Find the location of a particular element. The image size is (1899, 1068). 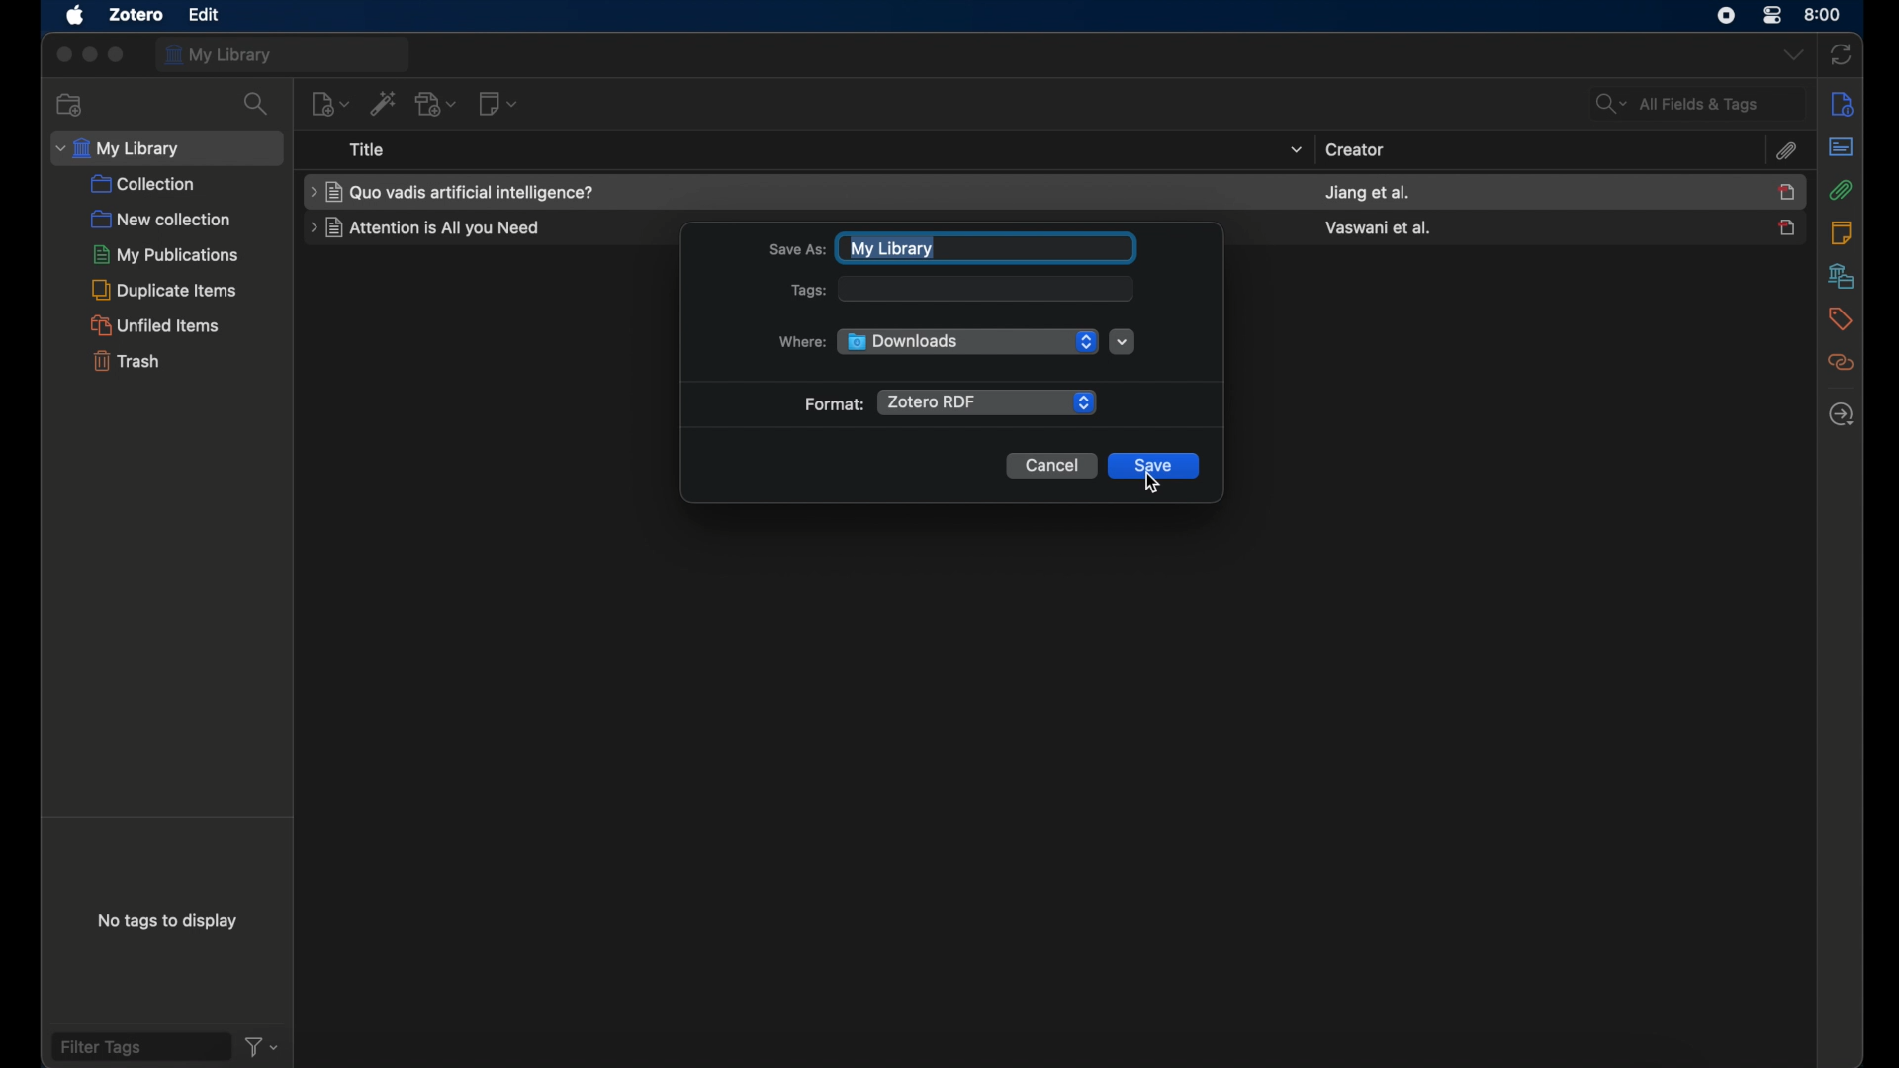

related is located at coordinates (1839, 364).